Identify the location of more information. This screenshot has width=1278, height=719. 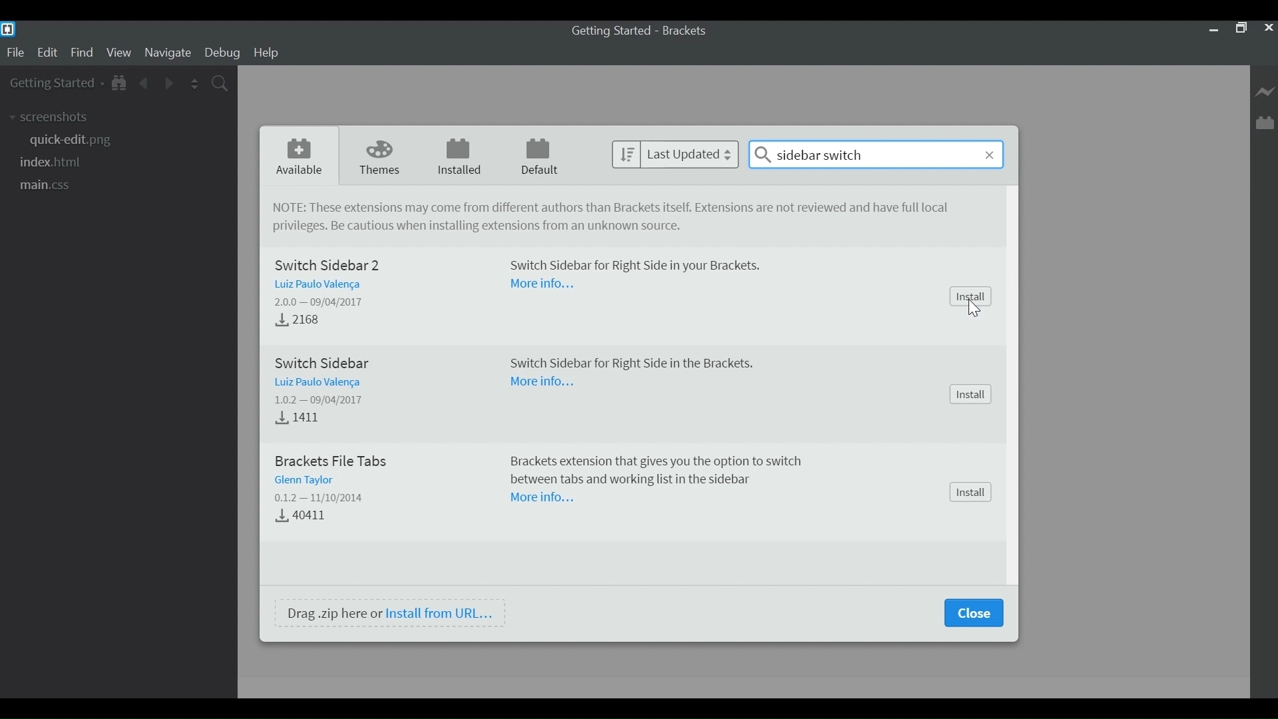
(545, 383).